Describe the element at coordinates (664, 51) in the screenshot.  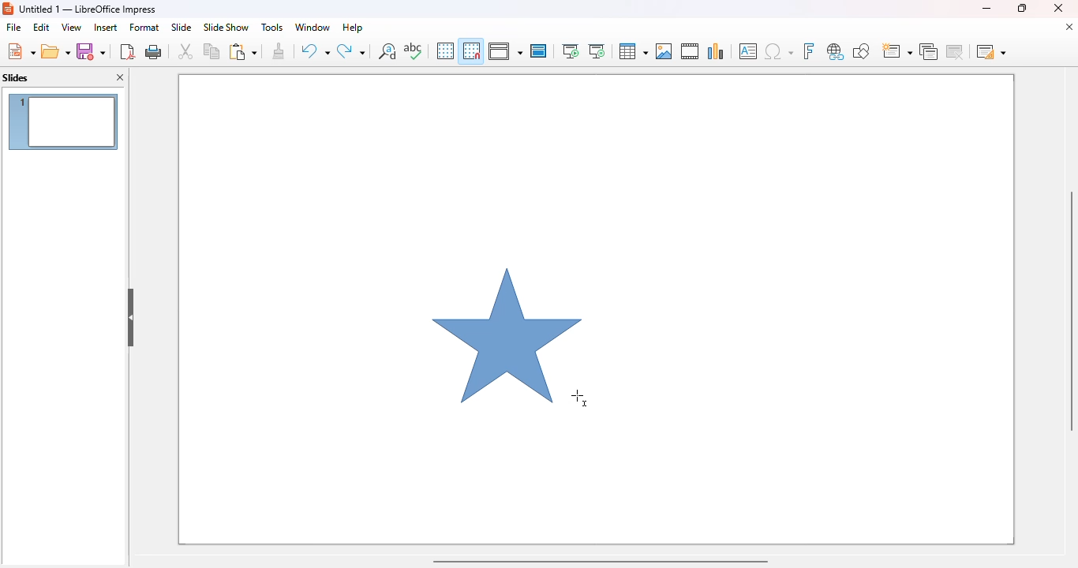
I see `insert image` at that location.